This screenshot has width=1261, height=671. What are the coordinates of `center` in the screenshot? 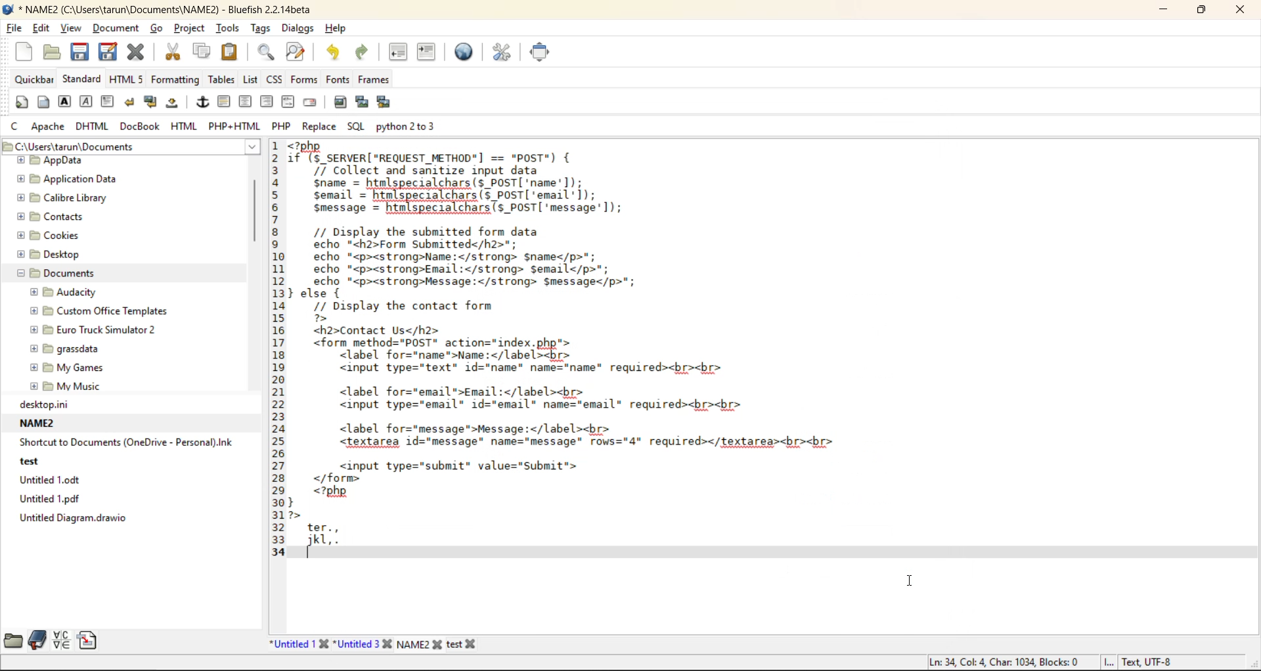 It's located at (244, 102).